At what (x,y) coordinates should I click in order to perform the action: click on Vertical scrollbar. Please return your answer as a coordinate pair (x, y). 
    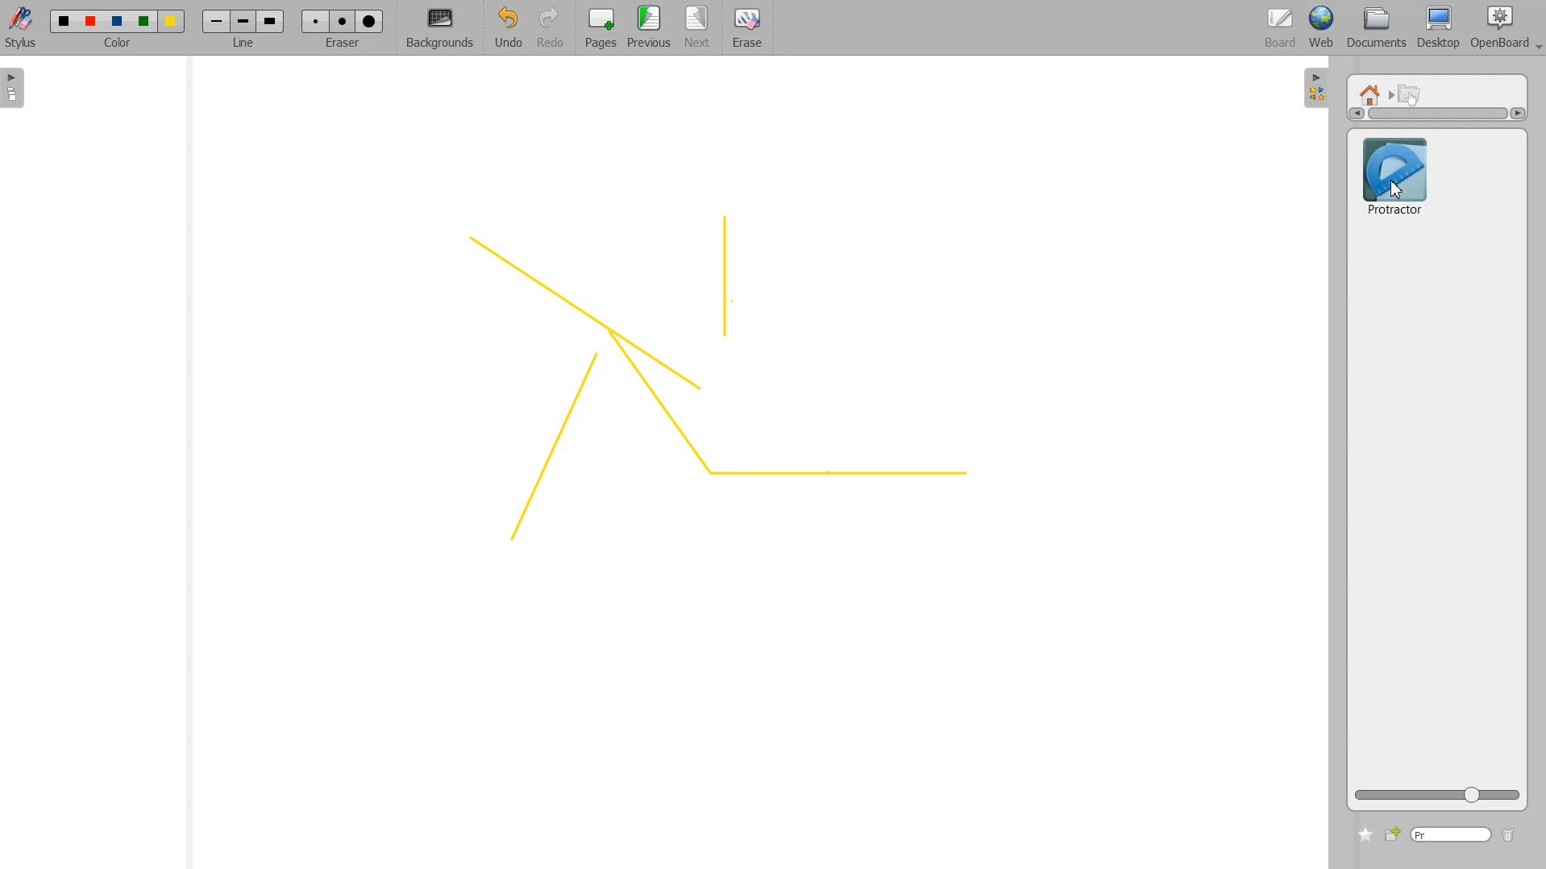
    Looking at the image, I should click on (1437, 114).